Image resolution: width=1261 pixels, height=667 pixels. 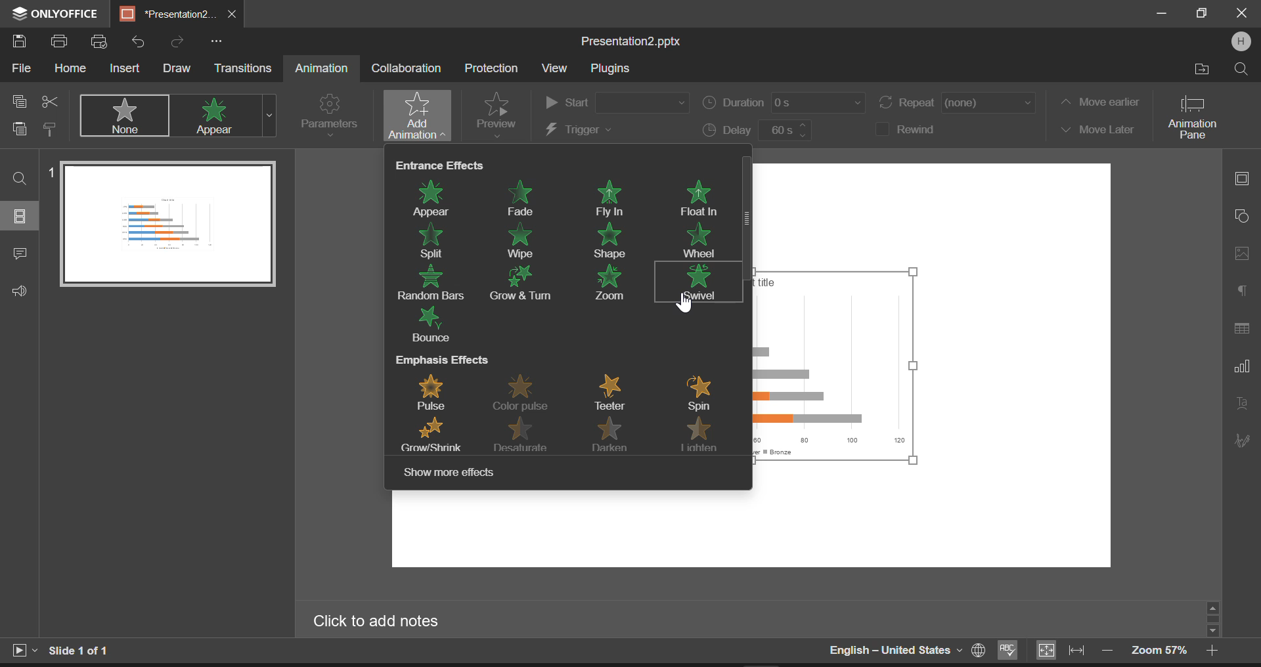 I want to click on Print, so click(x=62, y=43).